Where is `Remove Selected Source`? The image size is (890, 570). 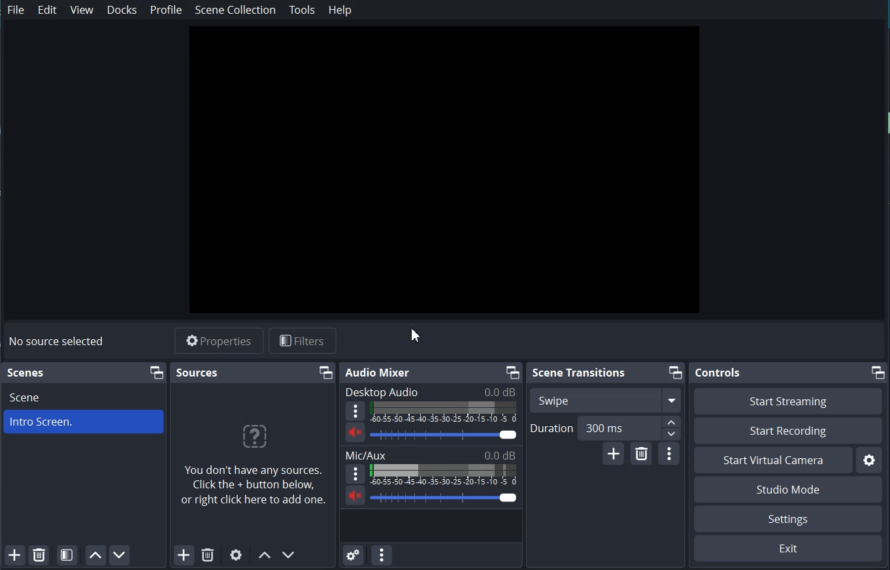
Remove Selected Source is located at coordinates (207, 556).